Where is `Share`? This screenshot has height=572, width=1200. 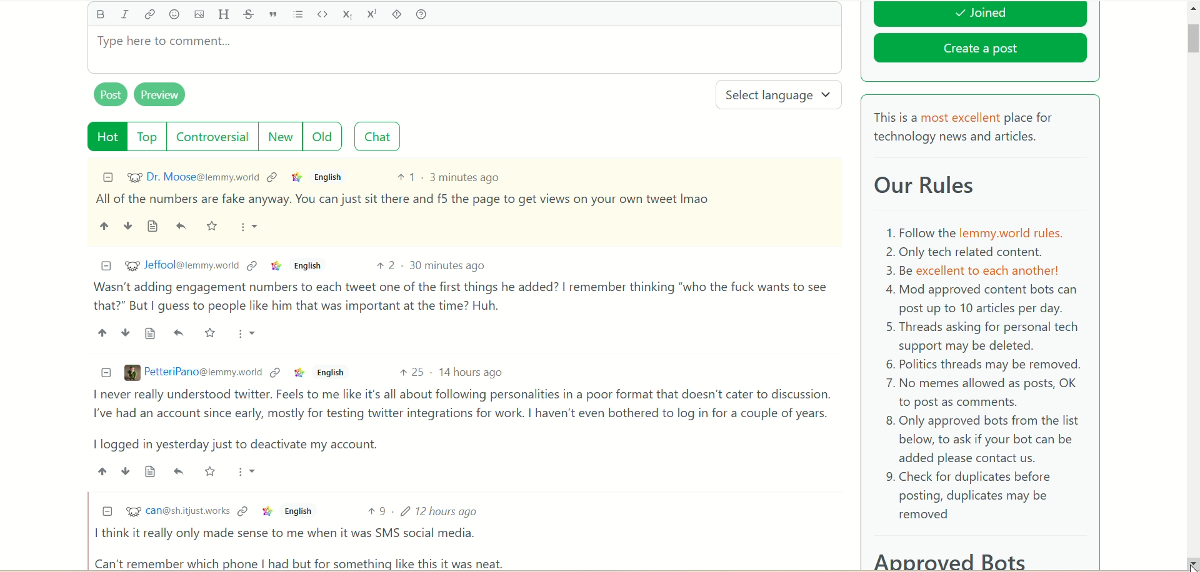
Share is located at coordinates (183, 227).